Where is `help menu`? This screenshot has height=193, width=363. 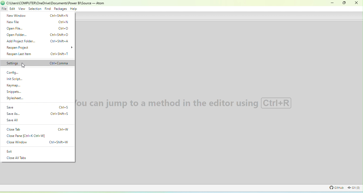 help menu is located at coordinates (73, 9).